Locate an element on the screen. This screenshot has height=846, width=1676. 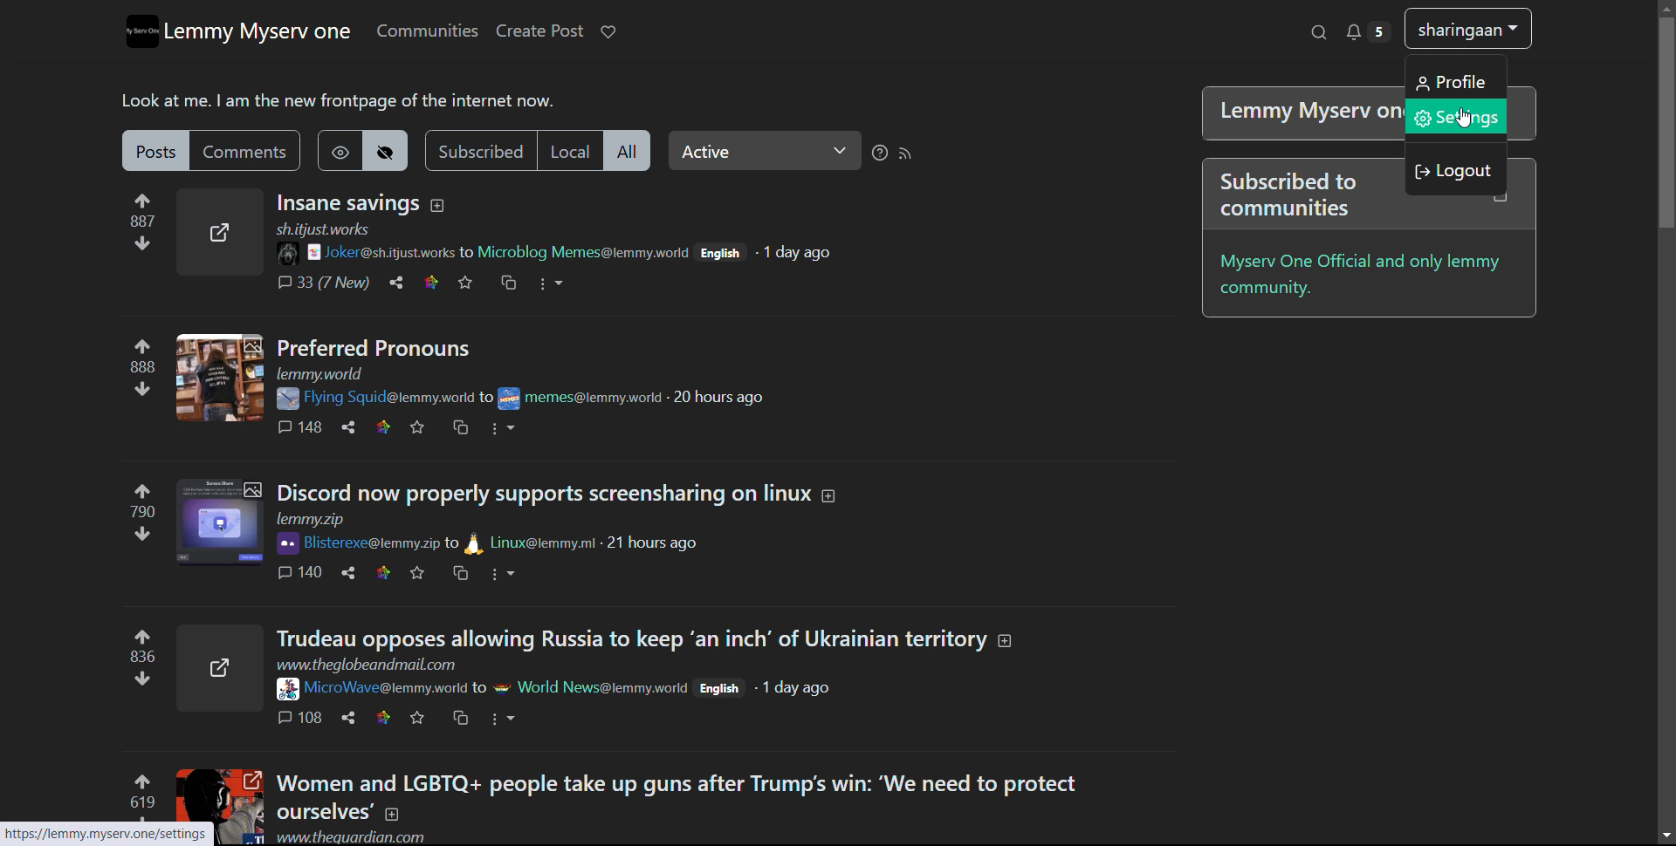
create post is located at coordinates (538, 31).